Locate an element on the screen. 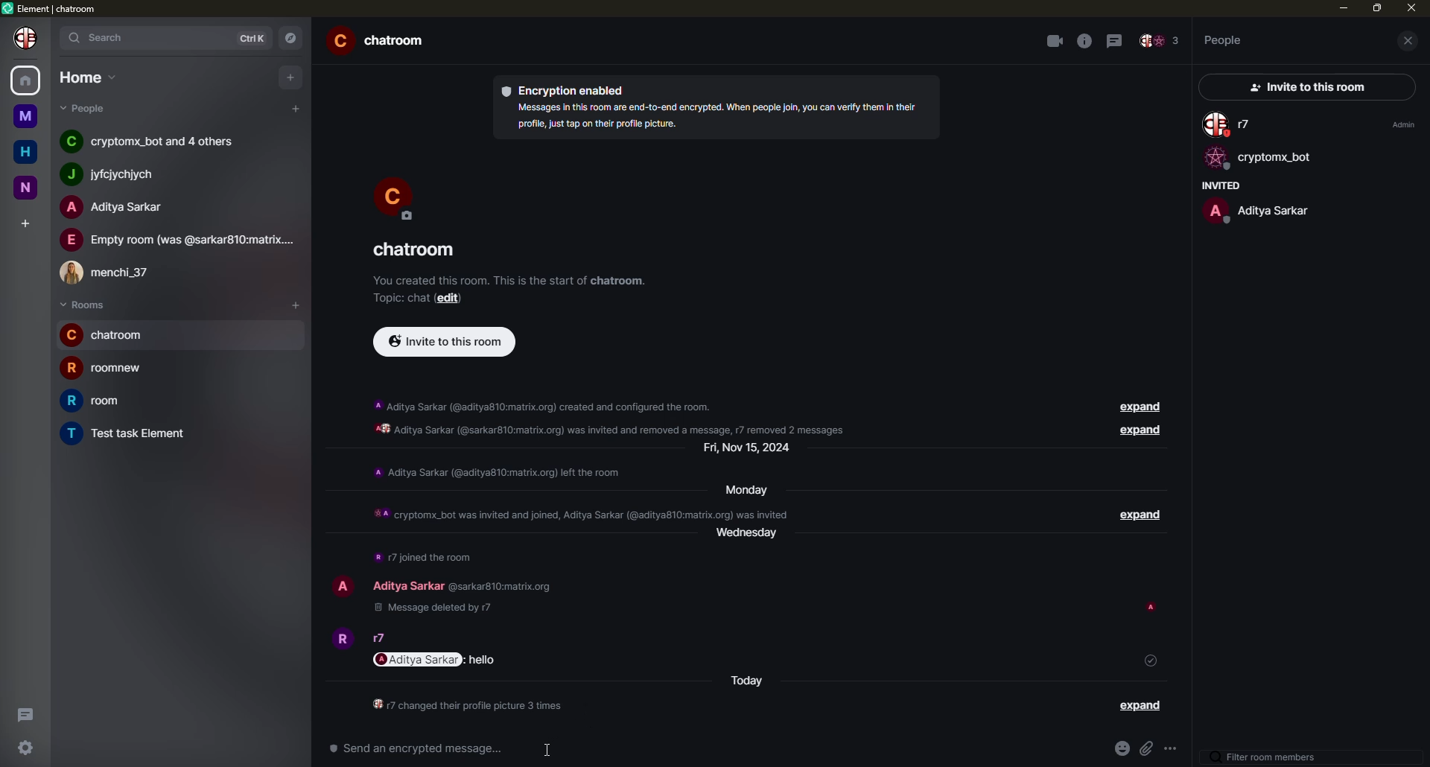 The height and width of the screenshot is (767, 1430). topic is located at coordinates (398, 298).